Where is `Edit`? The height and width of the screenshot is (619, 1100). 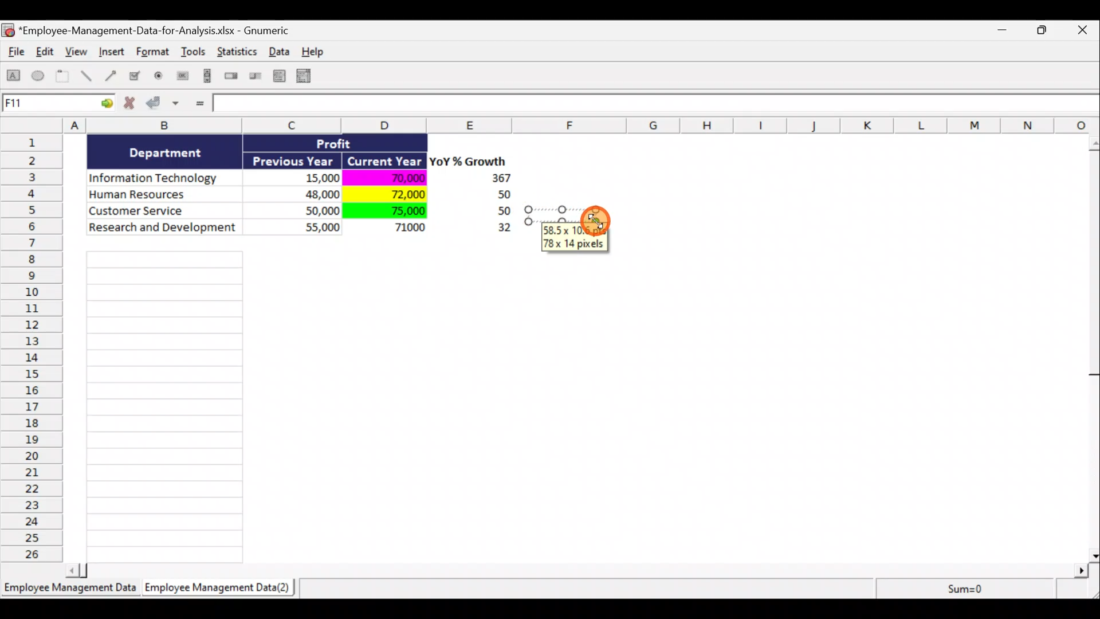
Edit is located at coordinates (46, 53).